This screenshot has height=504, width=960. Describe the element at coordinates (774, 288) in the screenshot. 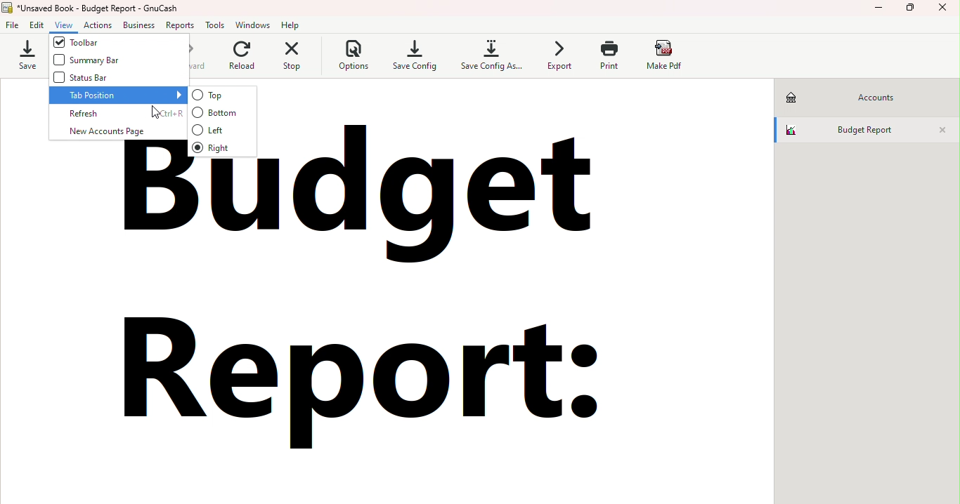

I see `scroll bar` at that location.